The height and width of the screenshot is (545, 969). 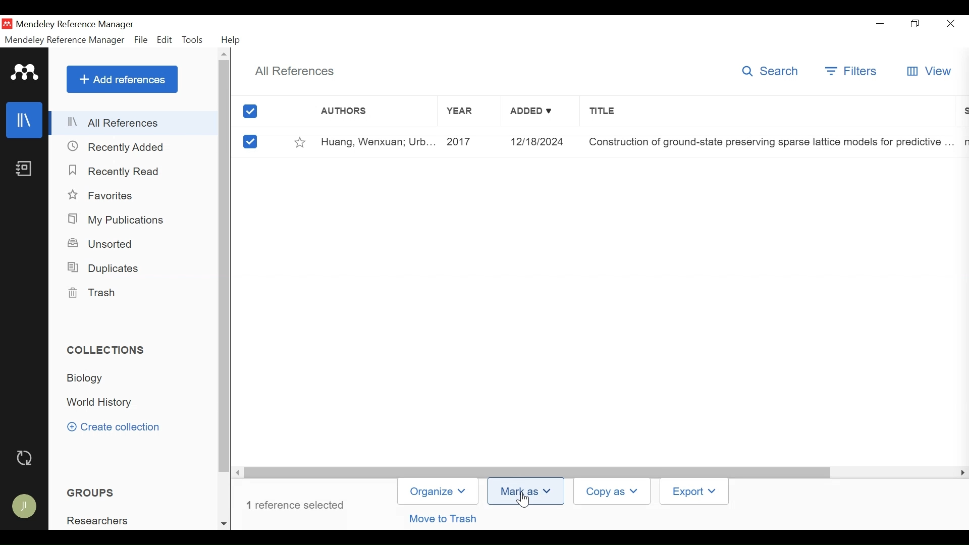 What do you see at coordinates (378, 143) in the screenshot?
I see `Author` at bounding box center [378, 143].